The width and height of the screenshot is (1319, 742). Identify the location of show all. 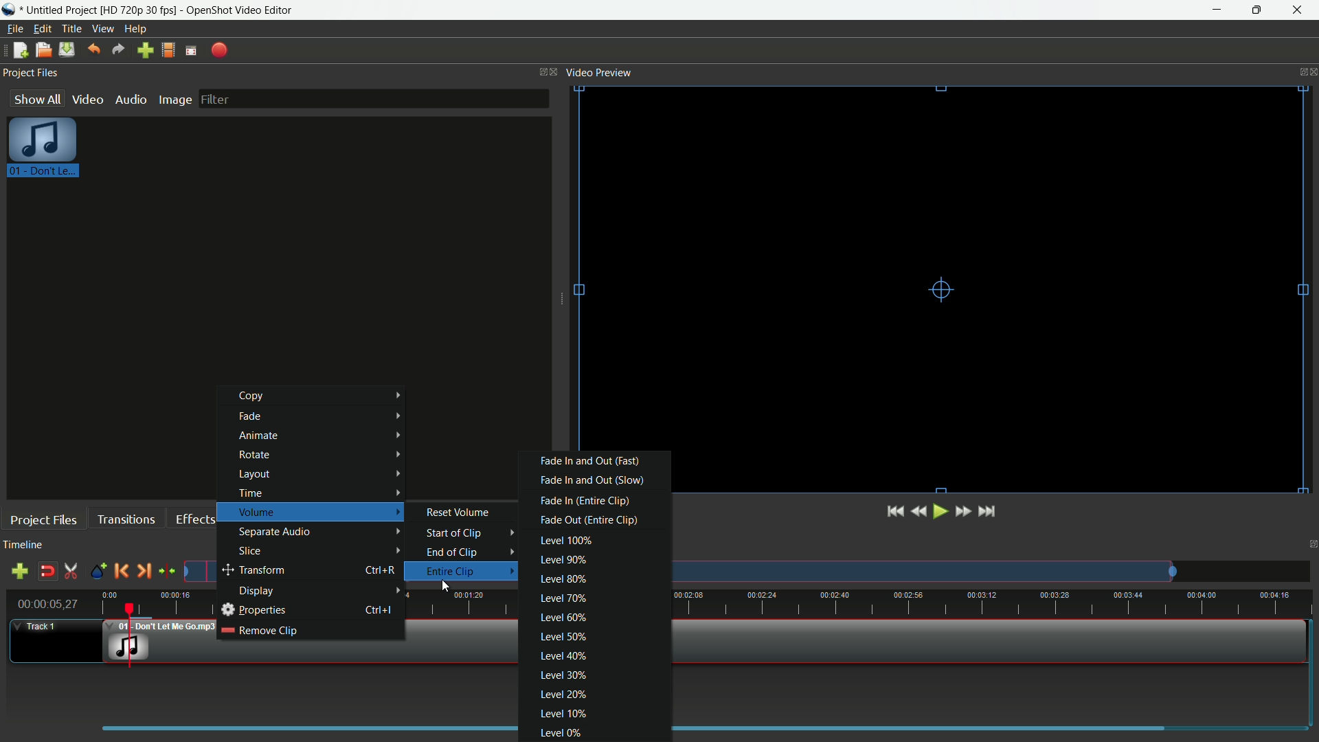
(36, 98).